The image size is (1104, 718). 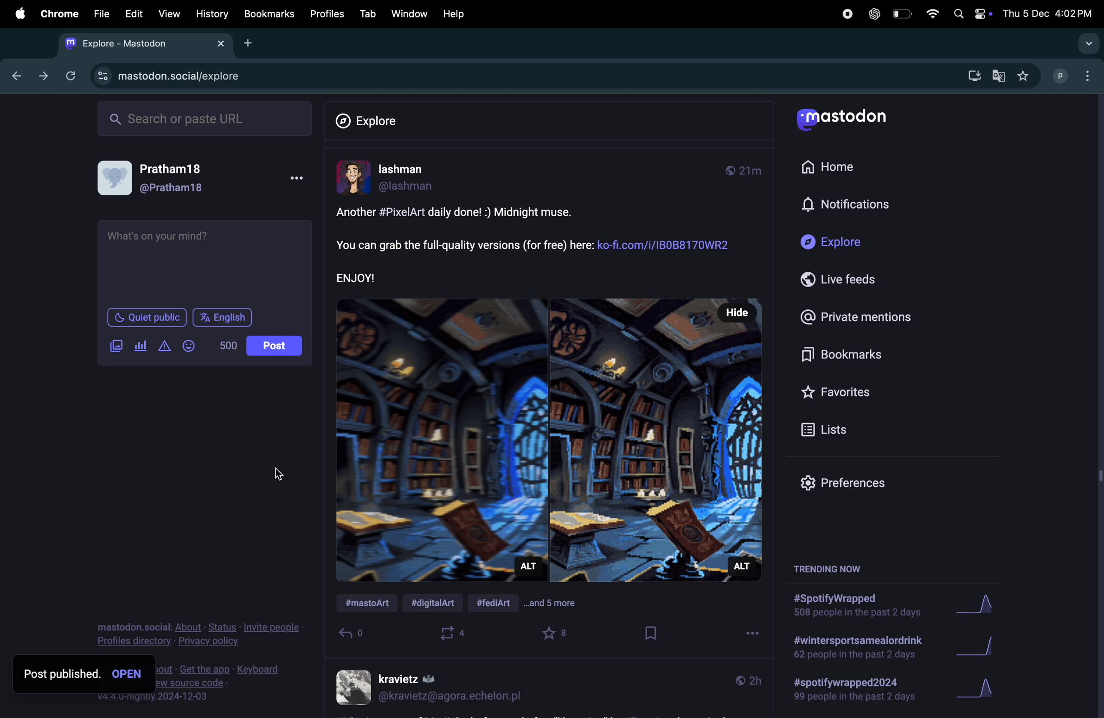 I want to click on search url, so click(x=205, y=120).